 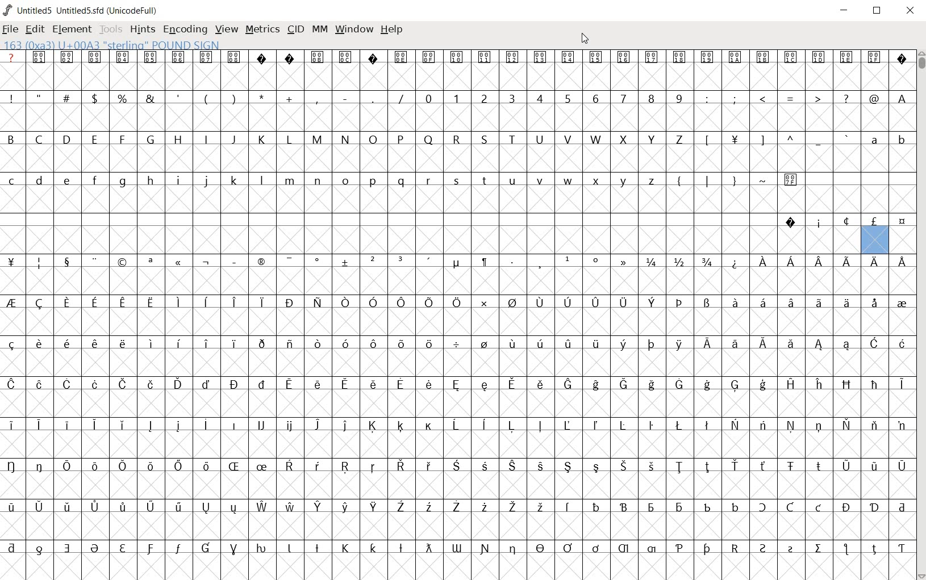 I want to click on Symbol, so click(x=261, y=263).